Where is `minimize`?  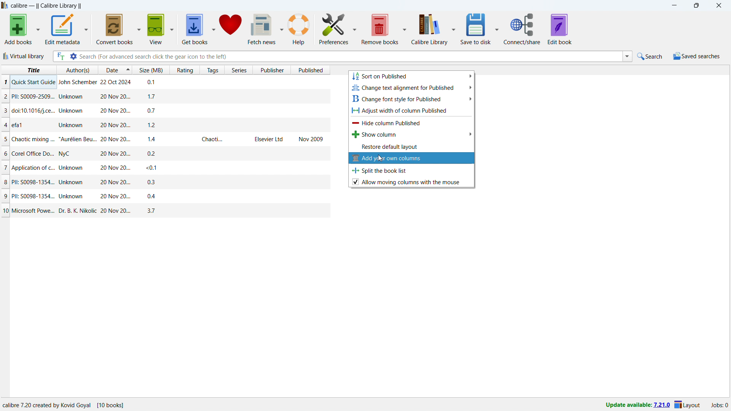
minimize is located at coordinates (673, 6).